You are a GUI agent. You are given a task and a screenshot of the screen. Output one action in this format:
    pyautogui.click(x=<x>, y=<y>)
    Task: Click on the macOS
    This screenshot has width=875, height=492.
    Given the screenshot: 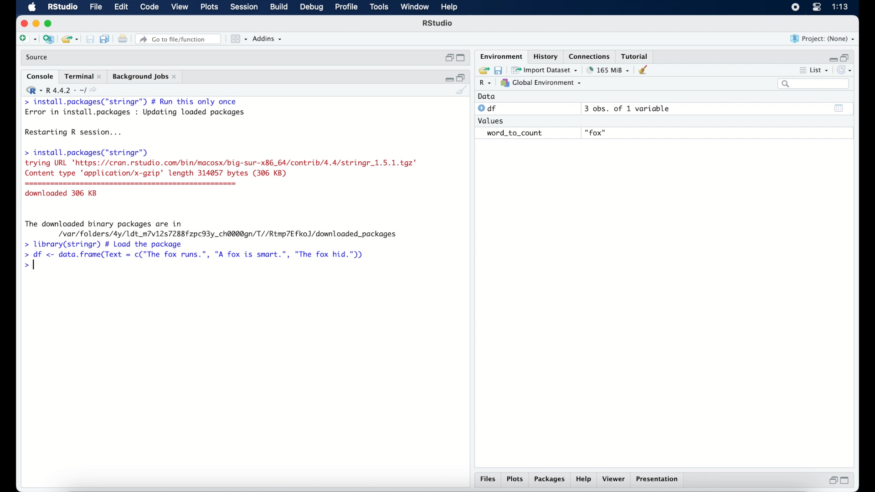 What is the action you would take?
    pyautogui.click(x=32, y=7)
    